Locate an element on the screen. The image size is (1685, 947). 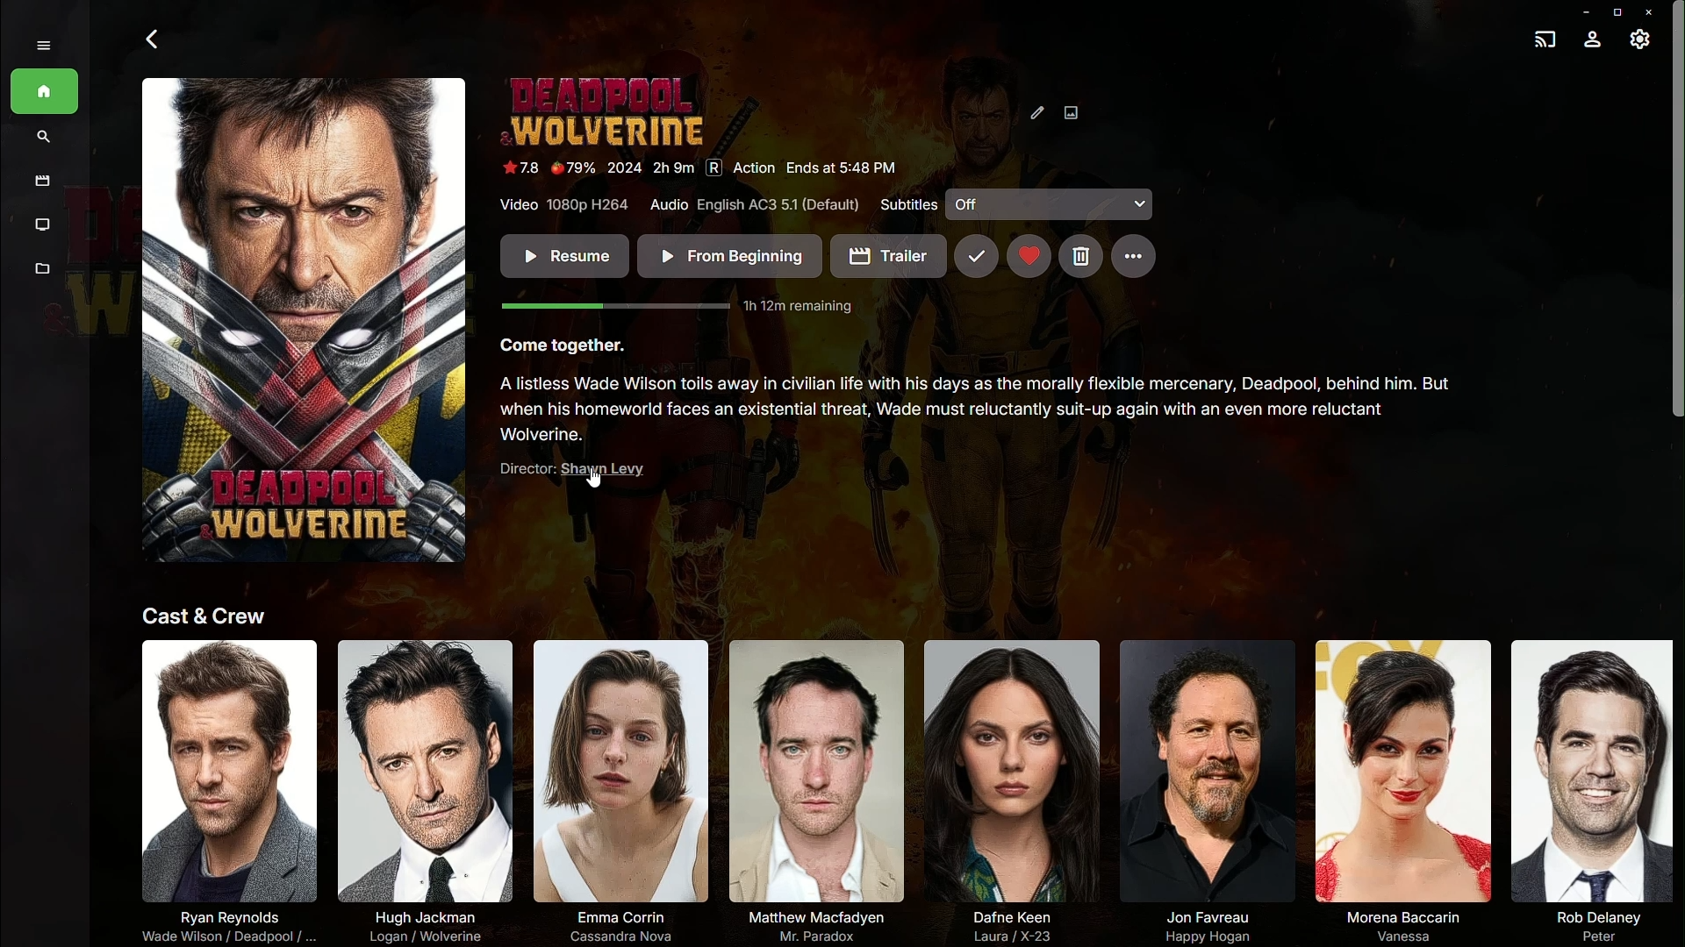
Audio Details is located at coordinates (754, 203).